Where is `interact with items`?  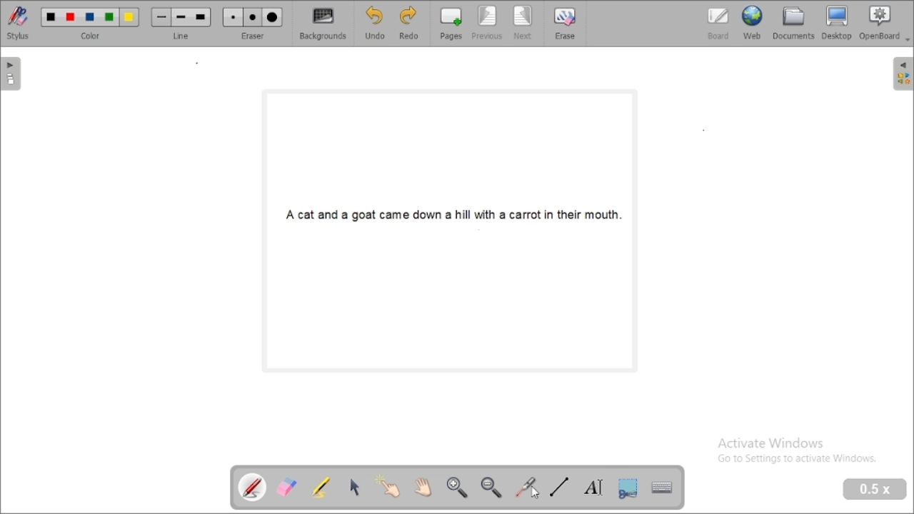
interact with items is located at coordinates (387, 485).